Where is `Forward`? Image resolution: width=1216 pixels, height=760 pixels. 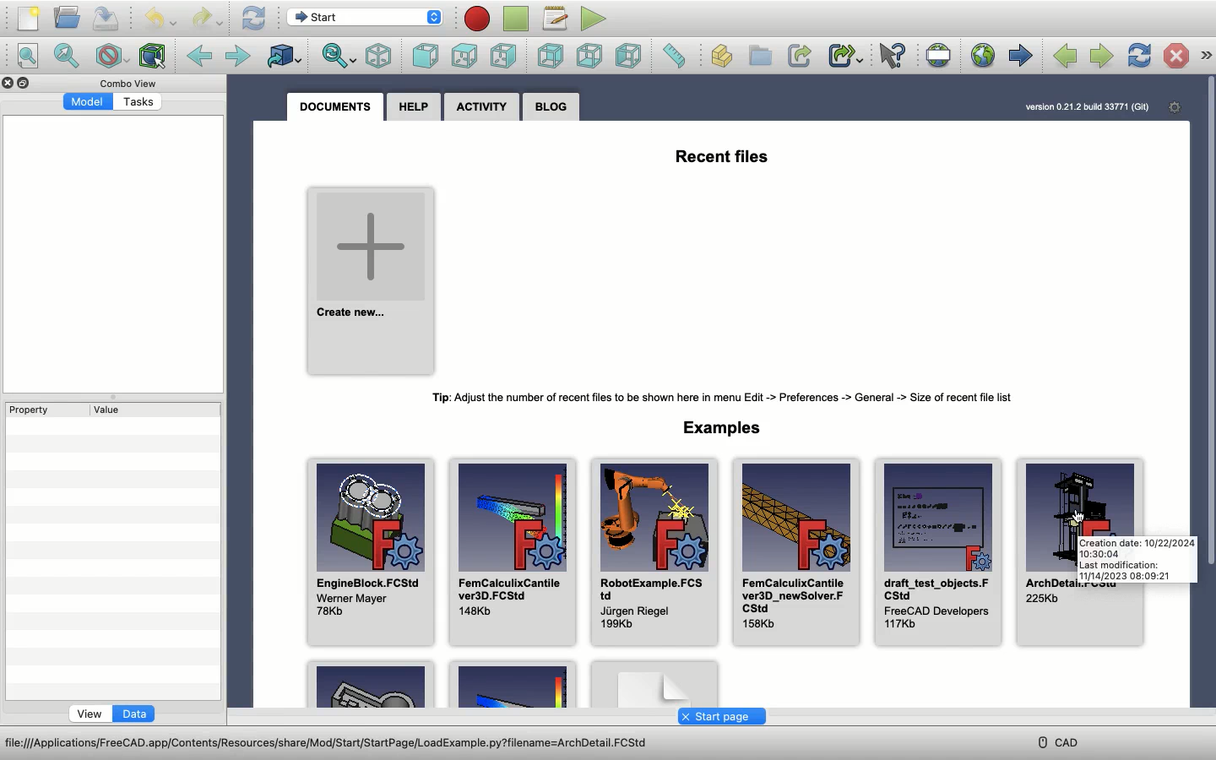 Forward is located at coordinates (236, 55).